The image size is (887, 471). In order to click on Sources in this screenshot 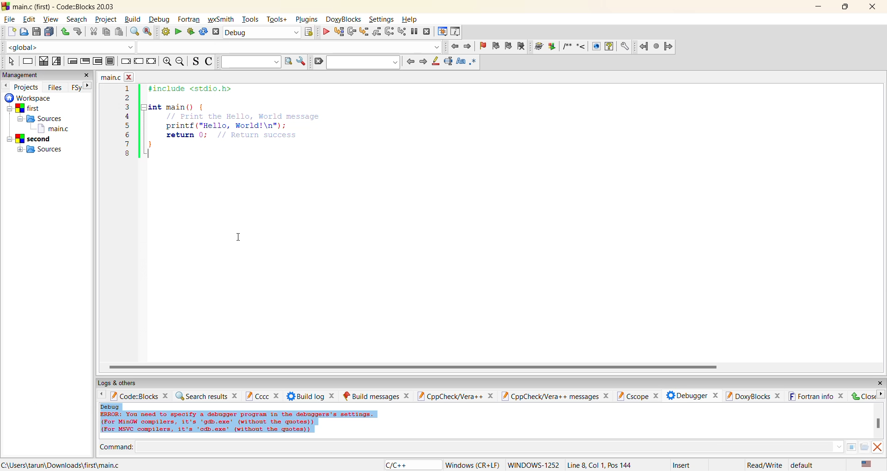, I will do `click(40, 149)`.